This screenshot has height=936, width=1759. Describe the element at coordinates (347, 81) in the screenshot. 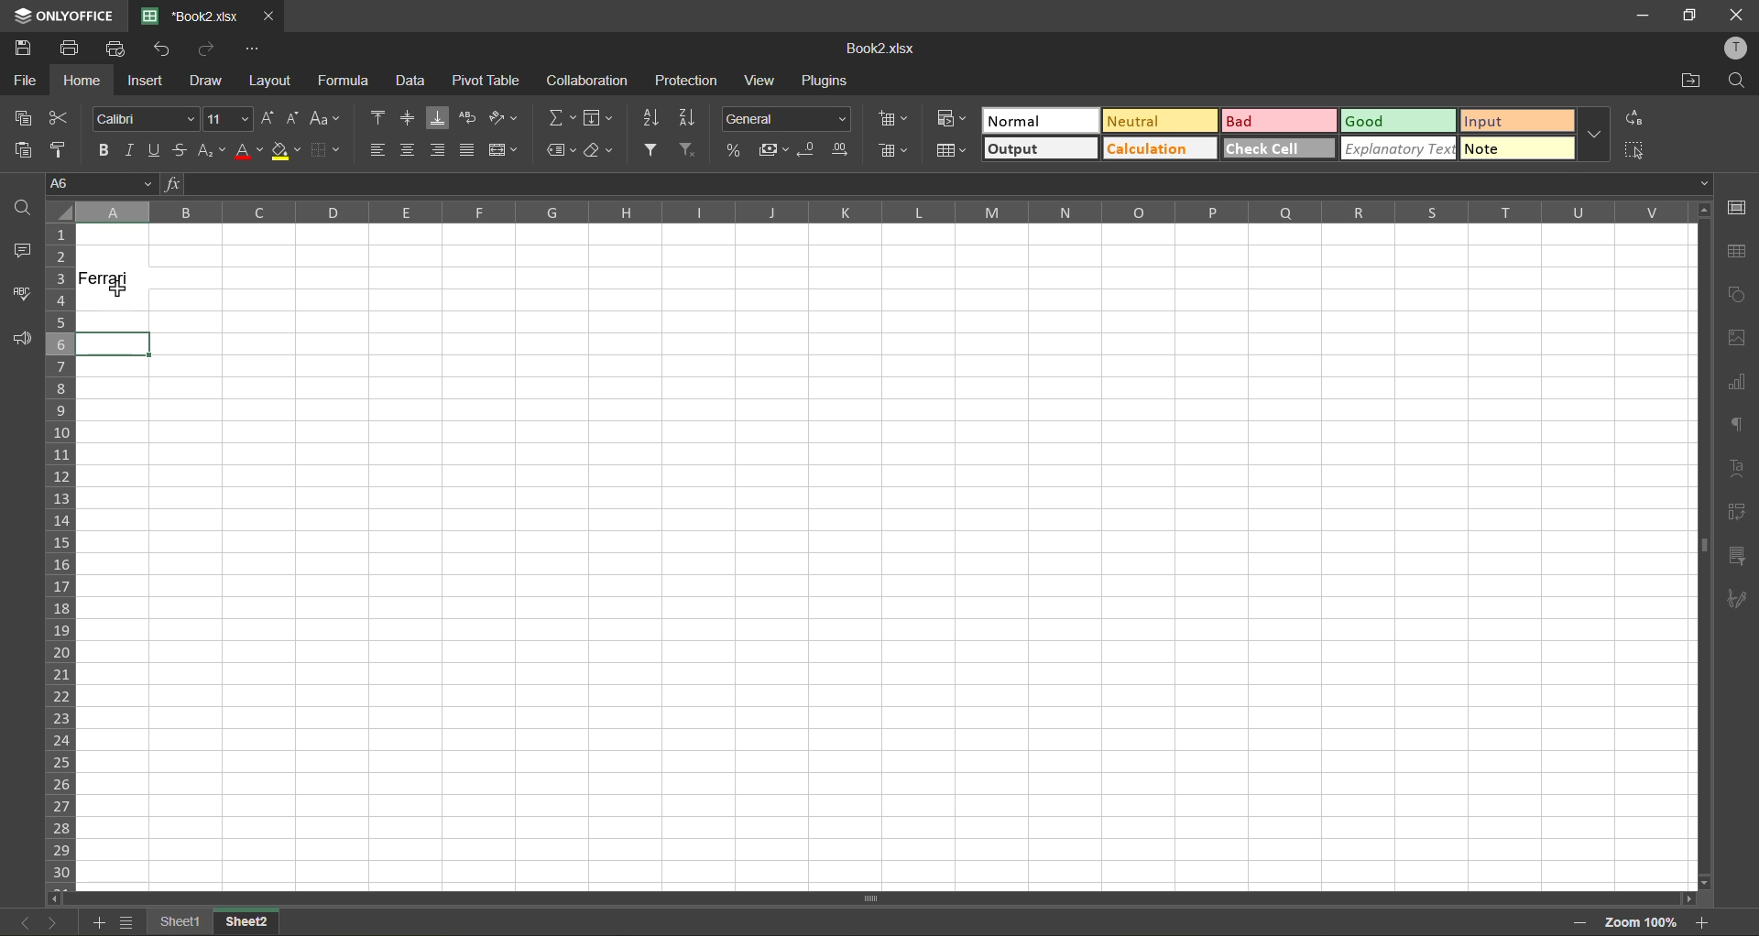

I see `formula` at that location.